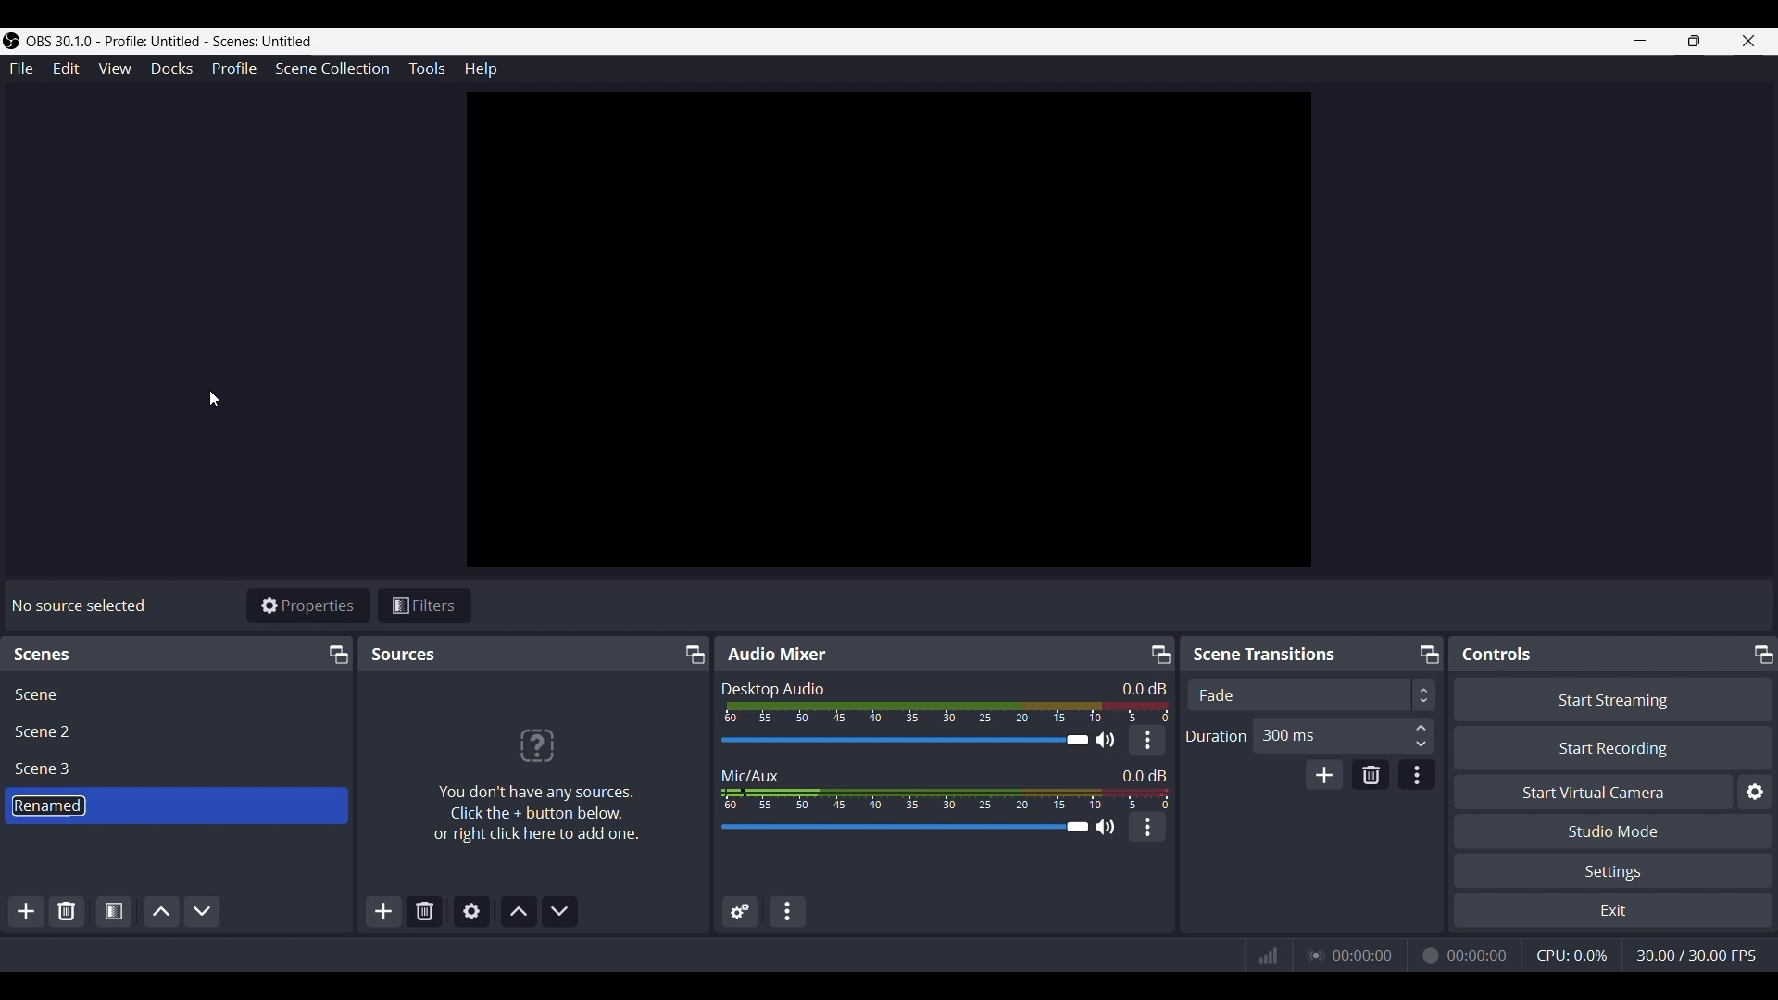 The image size is (1778, 1000). What do you see at coordinates (1428, 956) in the screenshot?
I see `Recording Status Icon` at bounding box center [1428, 956].